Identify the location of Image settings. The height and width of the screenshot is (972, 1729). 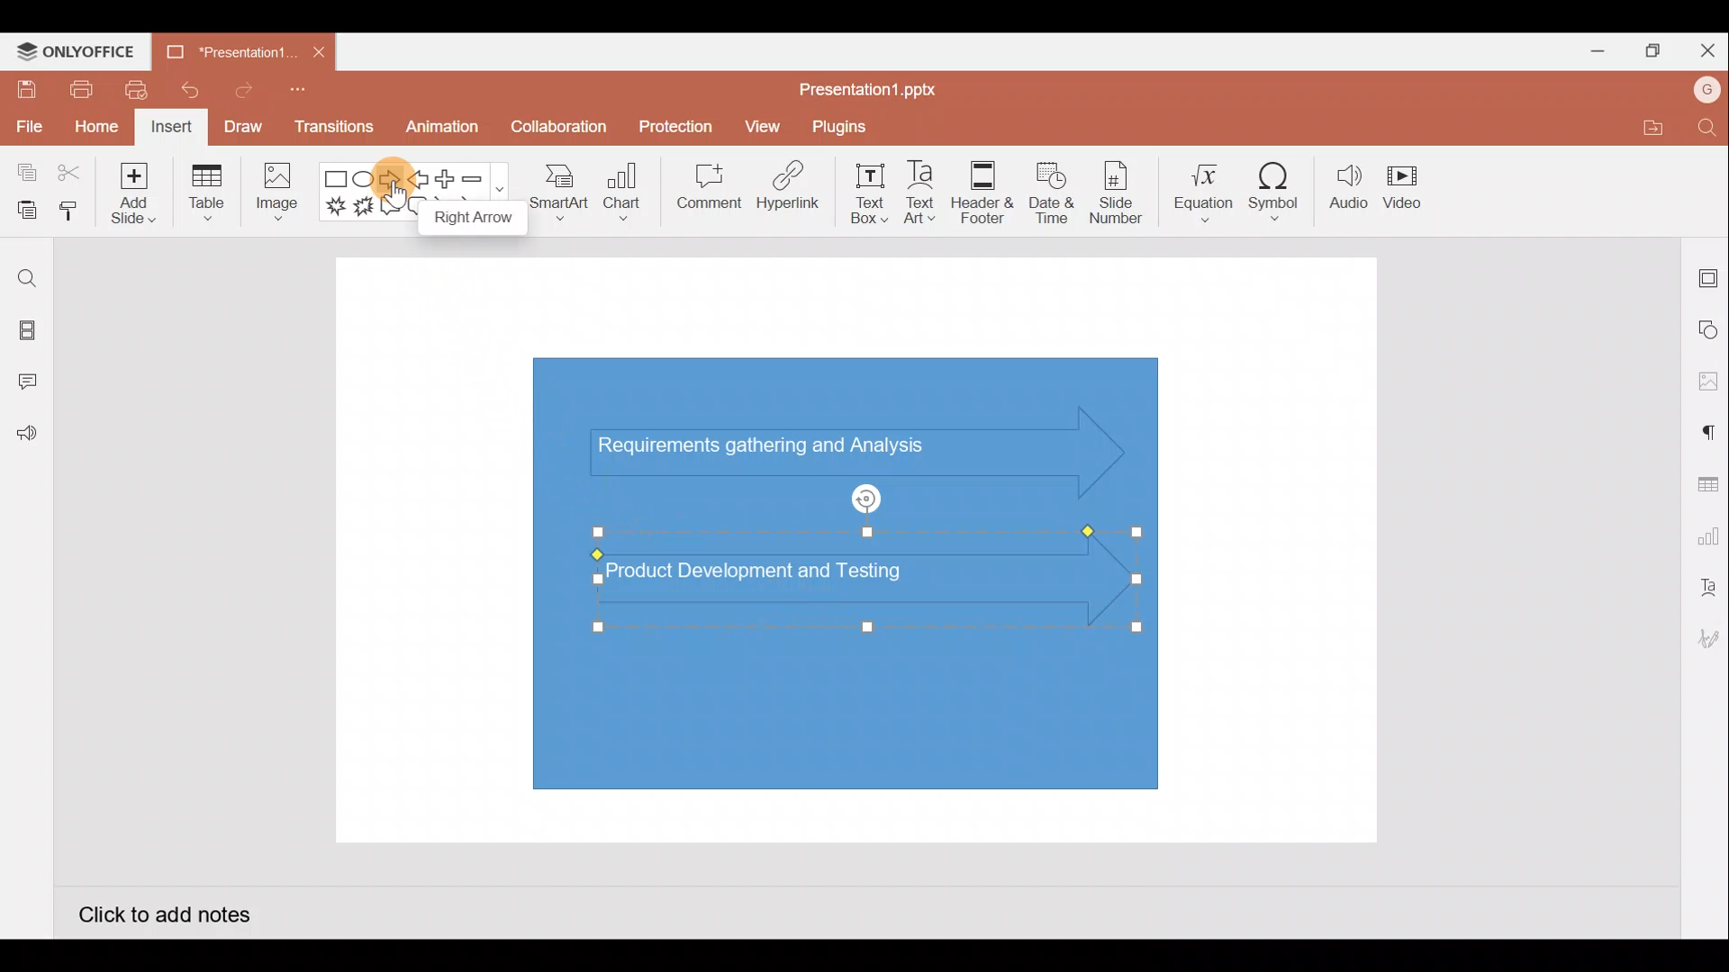
(1708, 382).